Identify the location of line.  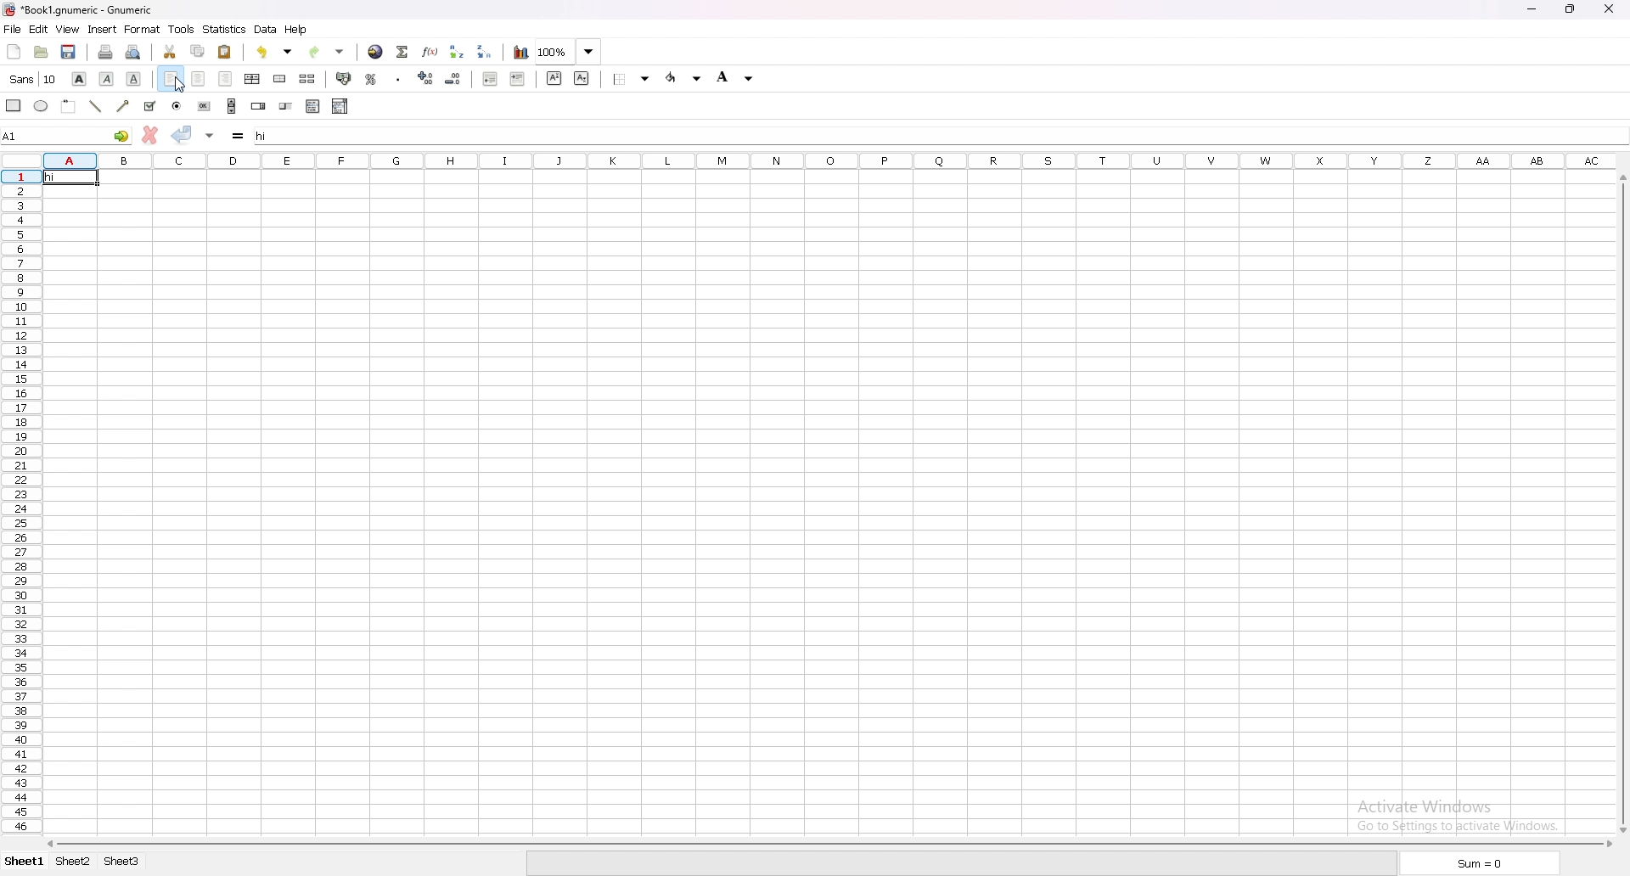
(96, 106).